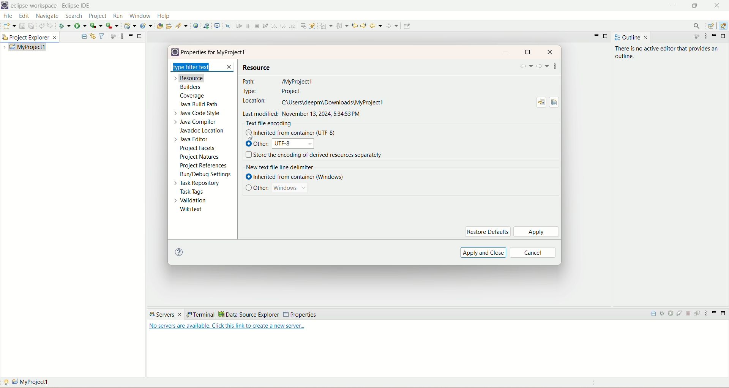  What do you see at coordinates (489, 232) in the screenshot?
I see `restore defaults` at bounding box center [489, 232].